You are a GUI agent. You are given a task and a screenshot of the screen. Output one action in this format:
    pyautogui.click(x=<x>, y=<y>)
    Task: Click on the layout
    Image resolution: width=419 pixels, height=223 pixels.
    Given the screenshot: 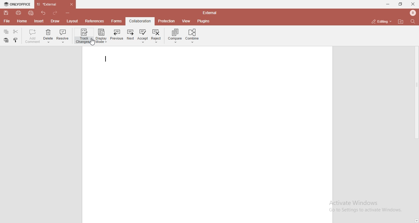 What is the action you would take?
    pyautogui.click(x=72, y=21)
    